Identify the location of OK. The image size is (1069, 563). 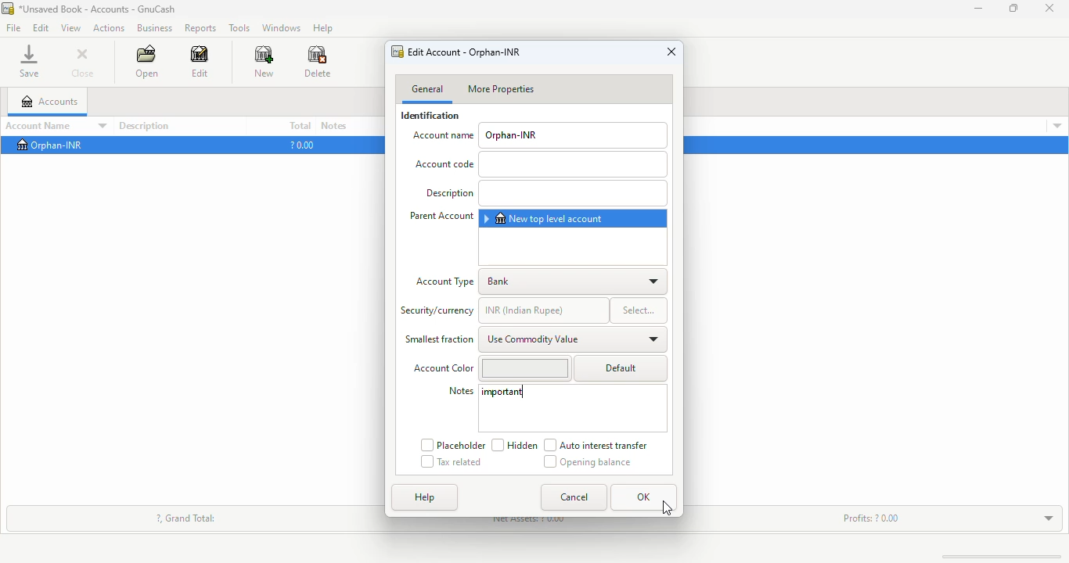
(644, 498).